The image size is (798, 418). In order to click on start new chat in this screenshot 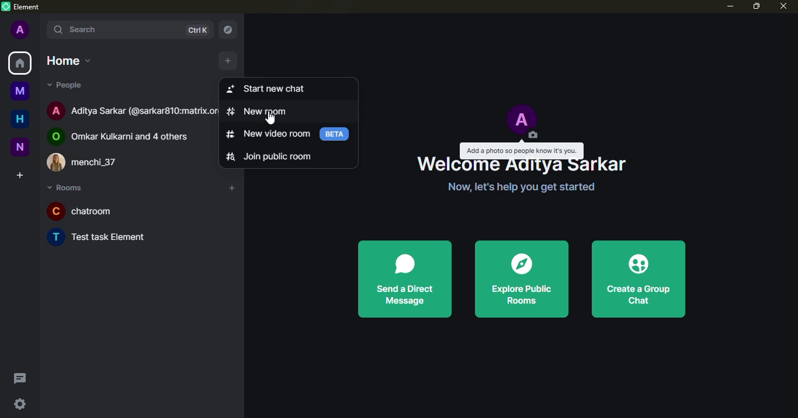, I will do `click(266, 88)`.